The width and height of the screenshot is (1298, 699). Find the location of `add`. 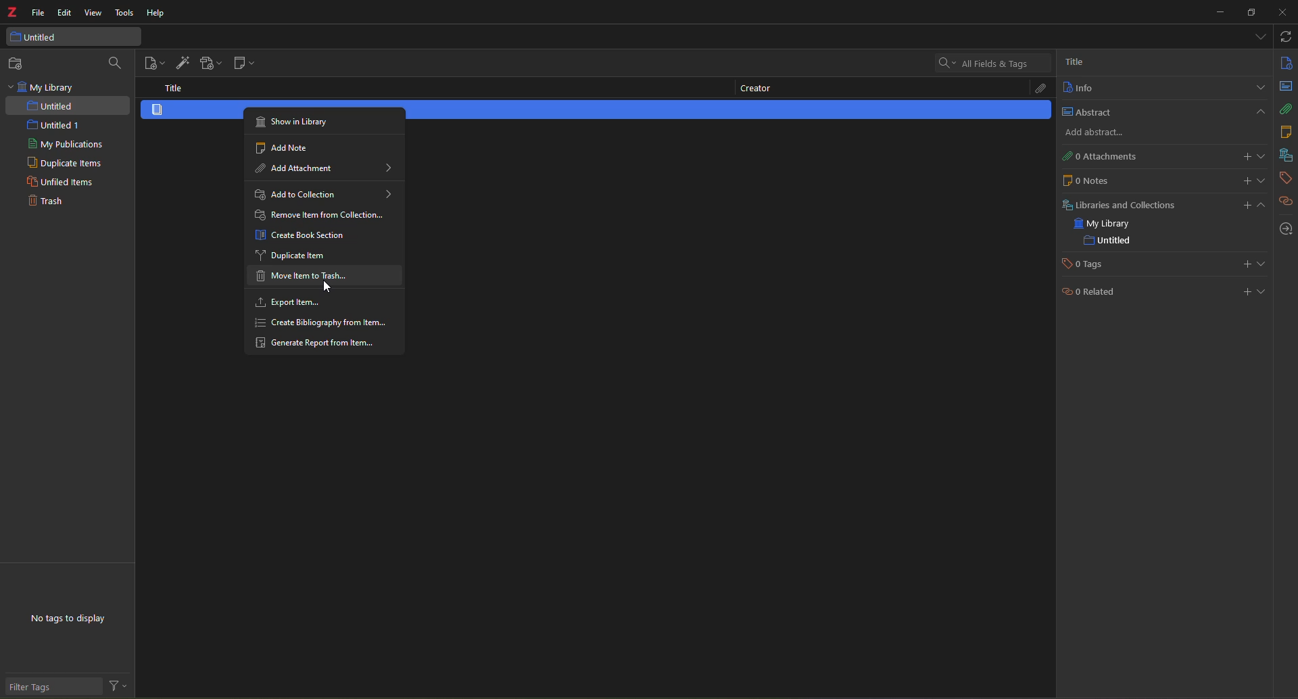

add is located at coordinates (1245, 157).